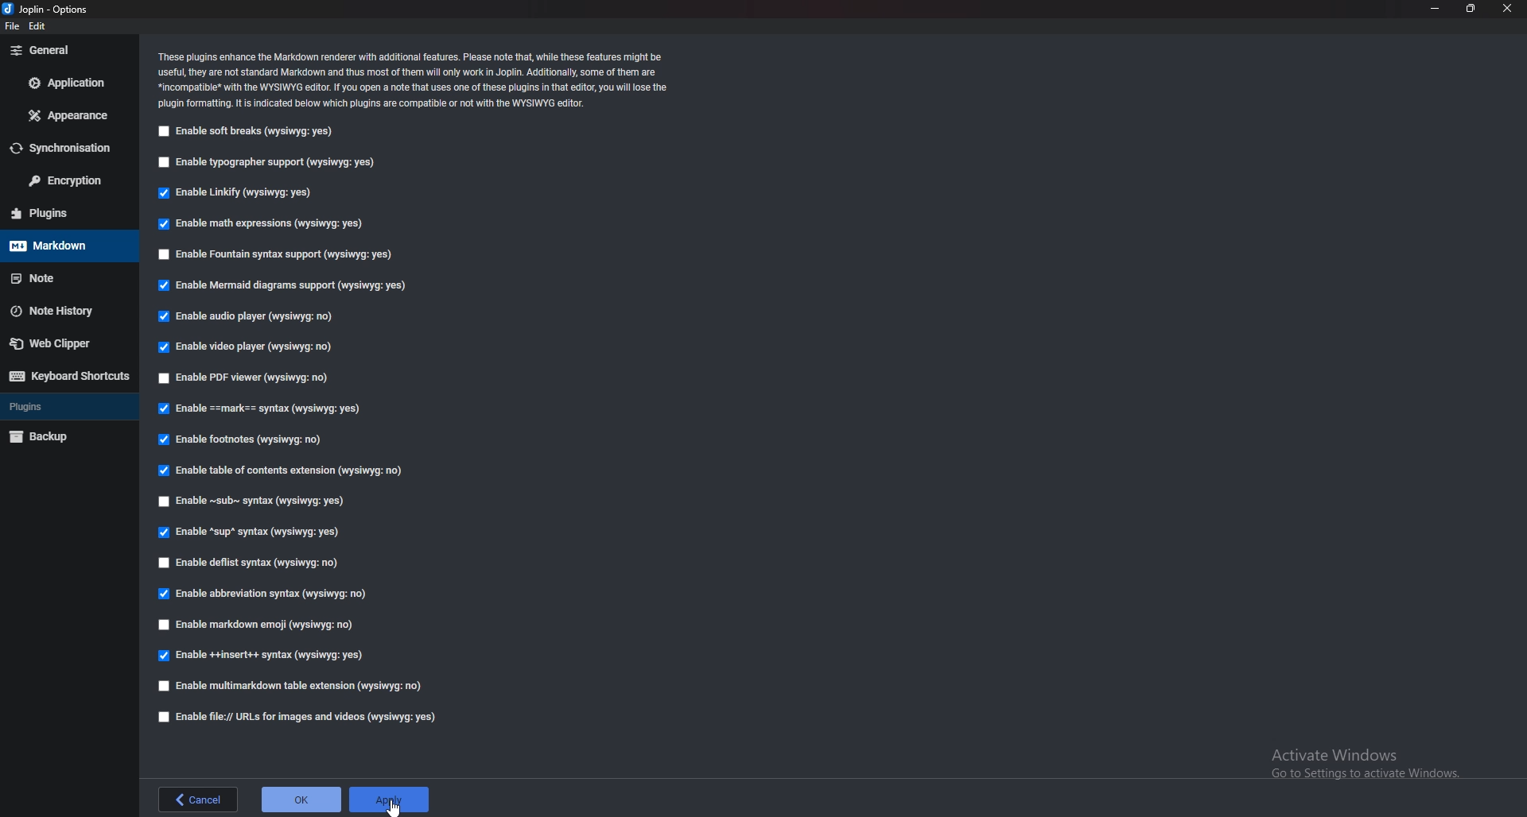 Image resolution: width=1527 pixels, height=817 pixels. What do you see at coordinates (243, 441) in the screenshot?
I see `Enable footnotes` at bounding box center [243, 441].